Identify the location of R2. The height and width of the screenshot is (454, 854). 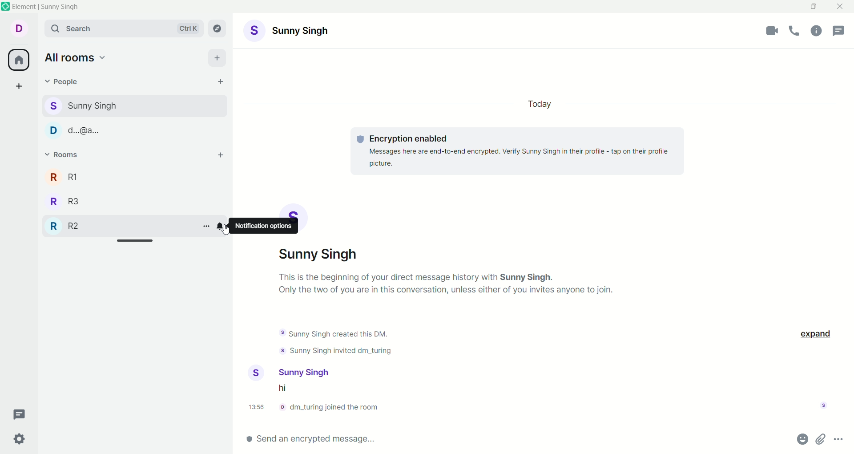
(66, 224).